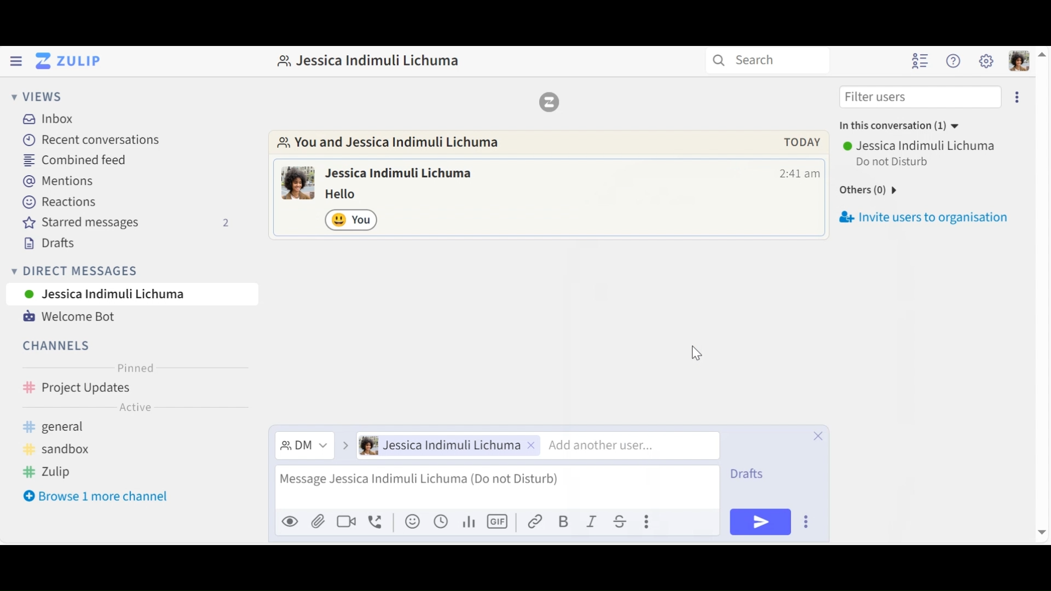 This screenshot has width=1051, height=591. What do you see at coordinates (622, 521) in the screenshot?
I see `Strikethrough` at bounding box center [622, 521].